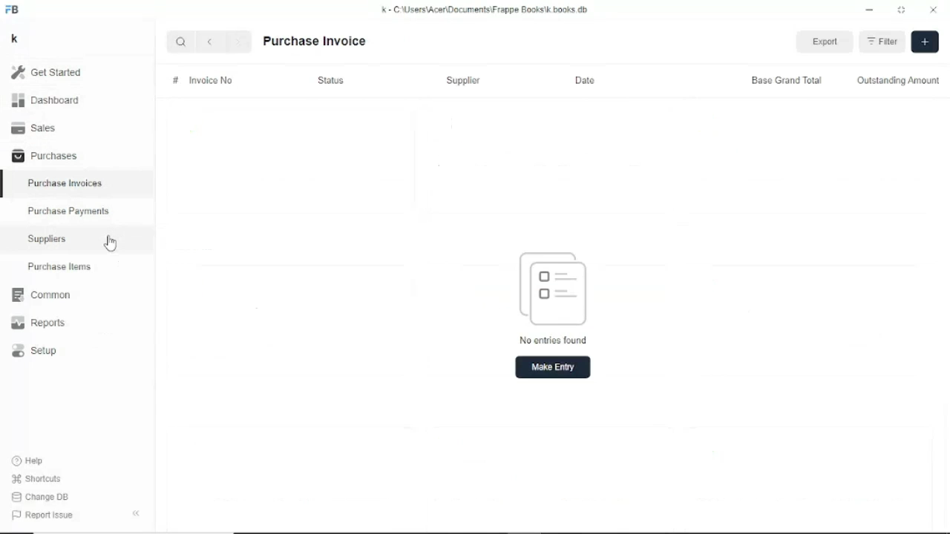  What do you see at coordinates (29, 460) in the screenshot?
I see `Help` at bounding box center [29, 460].